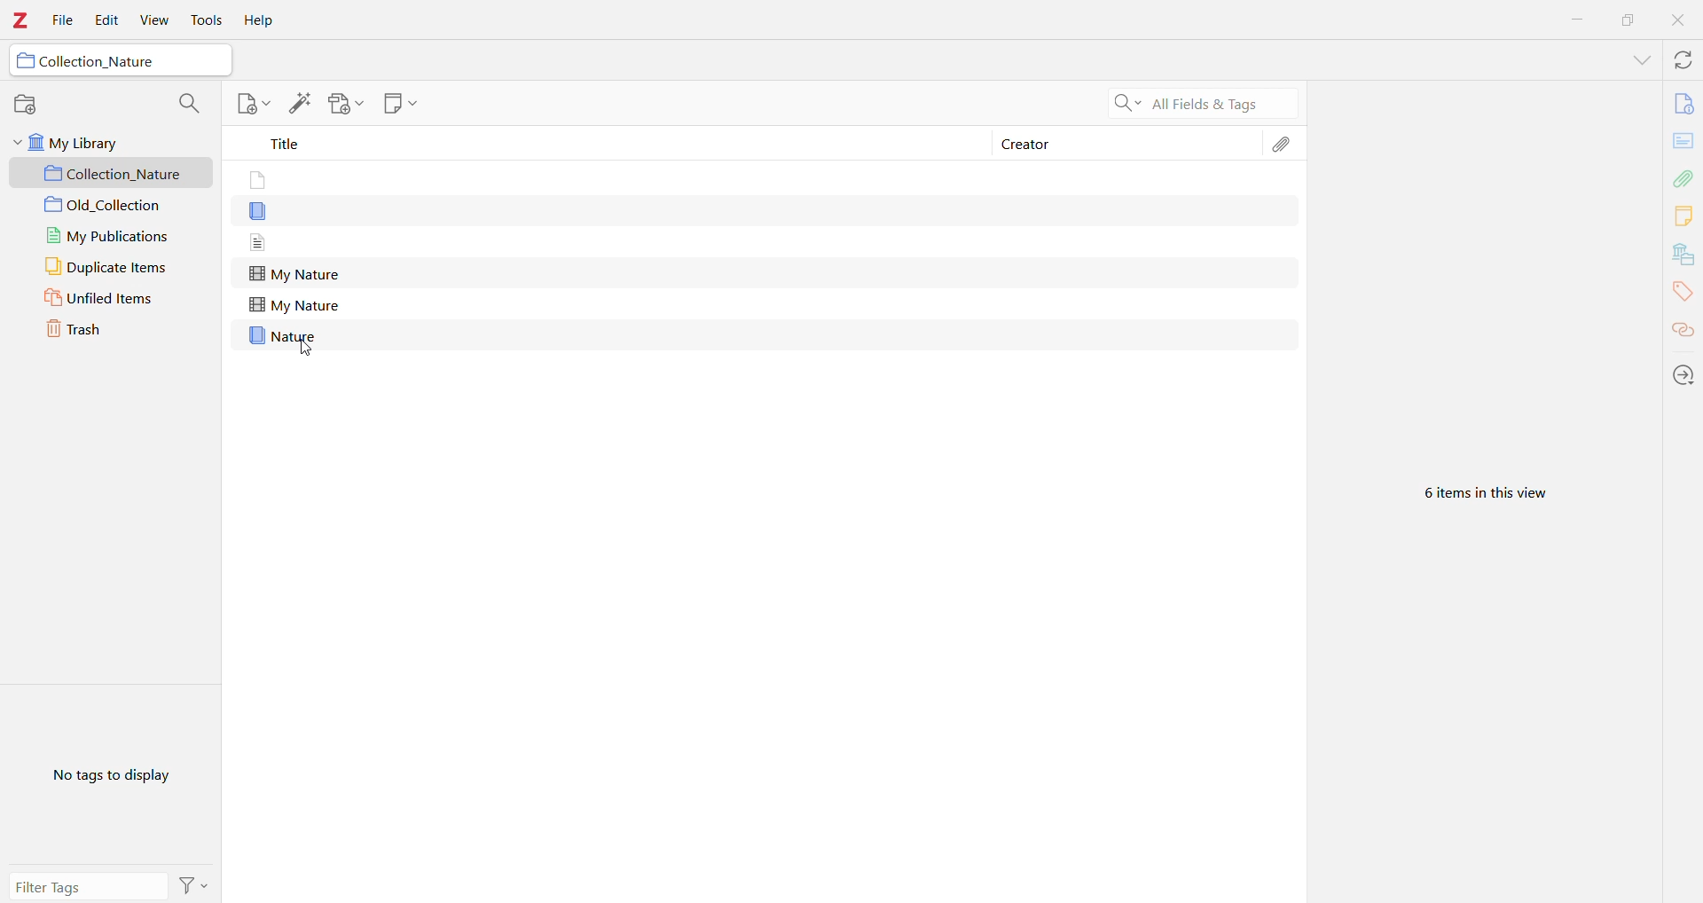 Image resolution: width=1703 pixels, height=903 pixels. What do you see at coordinates (1630, 19) in the screenshot?
I see `Restore Down` at bounding box center [1630, 19].